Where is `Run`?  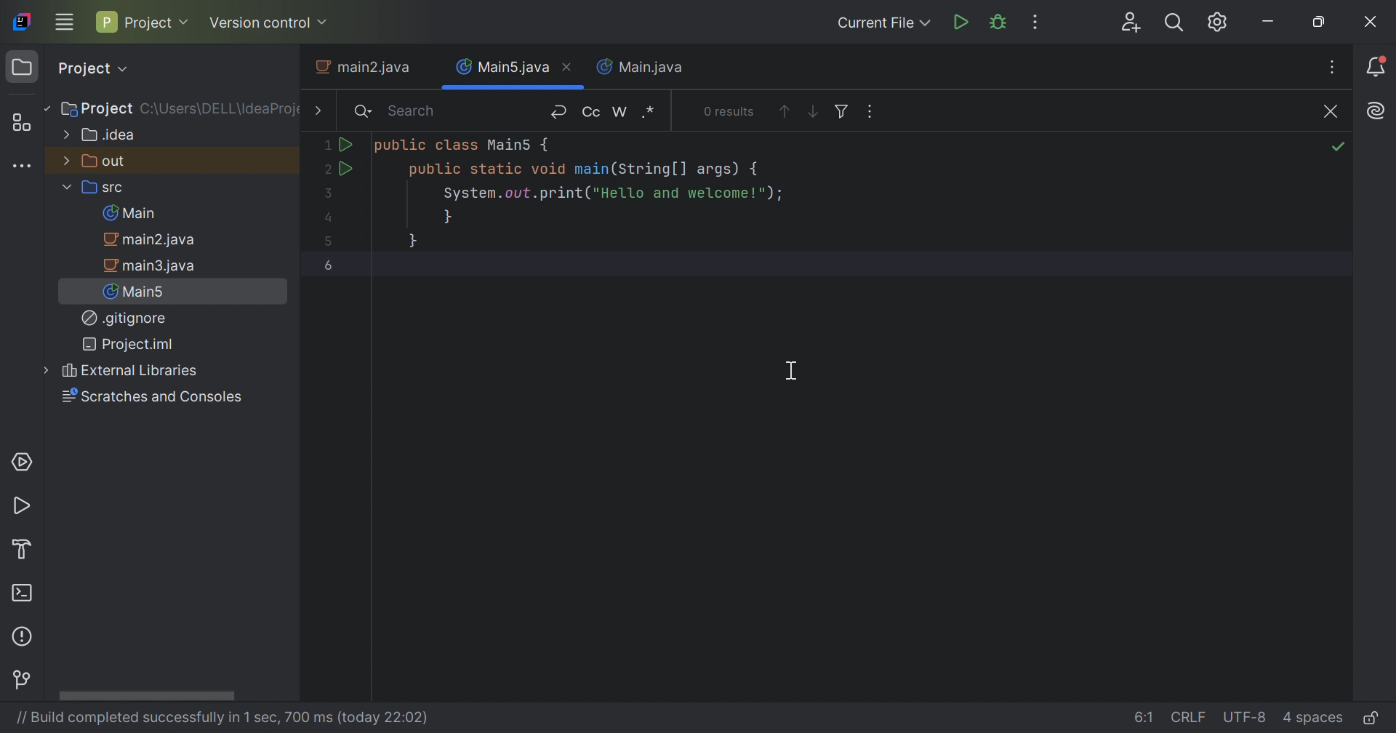 Run is located at coordinates (963, 22).